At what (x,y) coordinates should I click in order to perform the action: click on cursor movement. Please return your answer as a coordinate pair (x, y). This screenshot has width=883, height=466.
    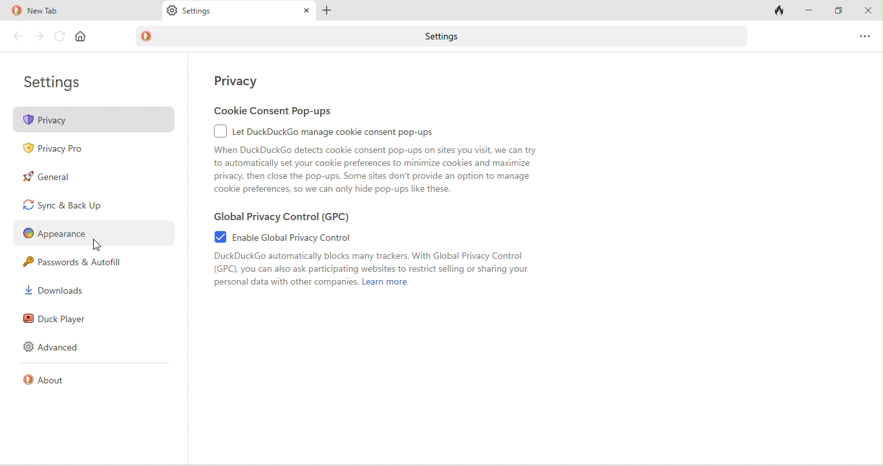
    Looking at the image, I should click on (98, 245).